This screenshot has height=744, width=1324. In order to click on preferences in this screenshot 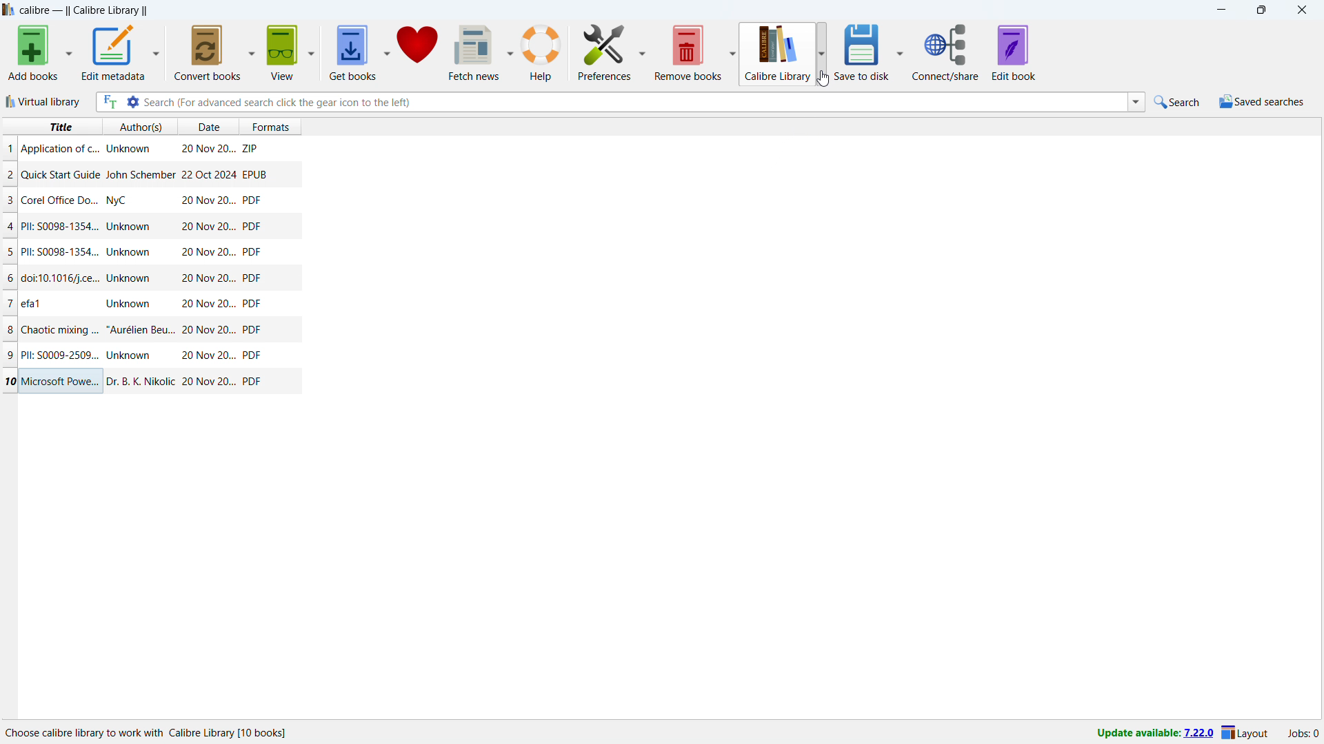, I will do `click(605, 51)`.